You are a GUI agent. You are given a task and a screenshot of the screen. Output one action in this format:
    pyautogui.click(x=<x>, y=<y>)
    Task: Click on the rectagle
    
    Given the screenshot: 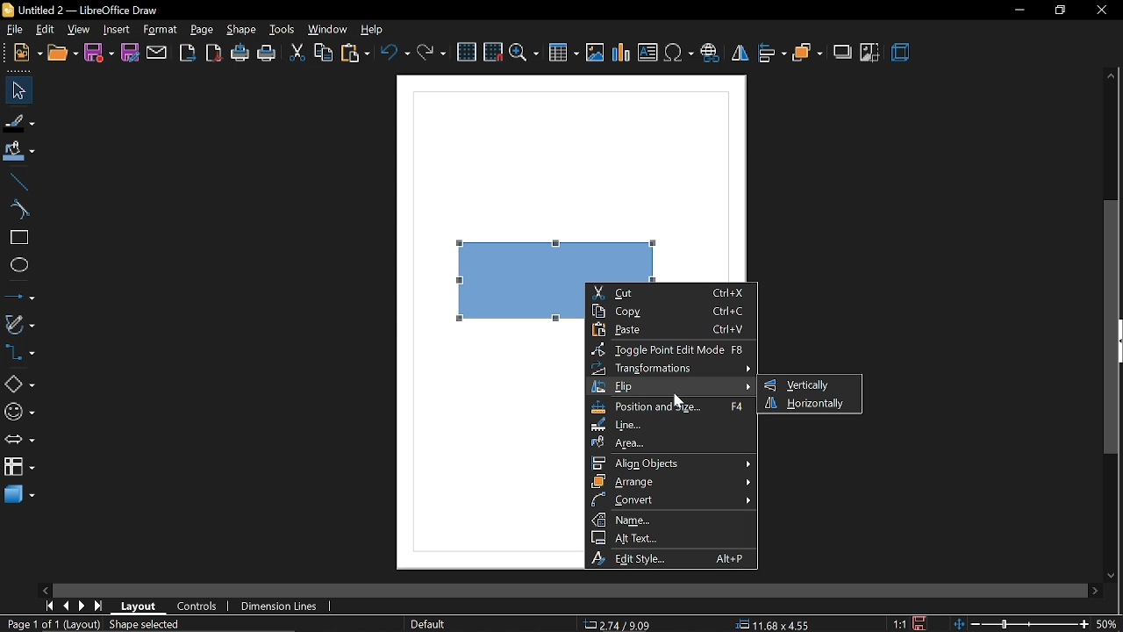 What is the action you would take?
    pyautogui.click(x=17, y=238)
    